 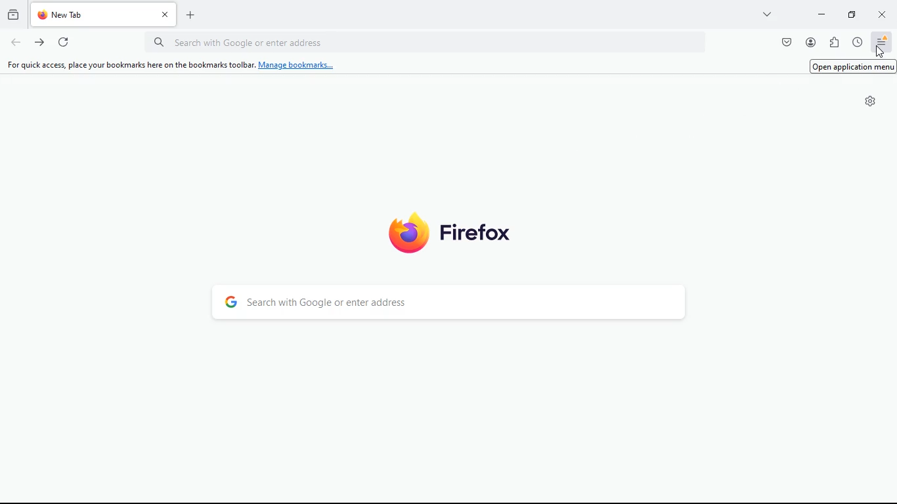 I want to click on Cursor, so click(x=881, y=51).